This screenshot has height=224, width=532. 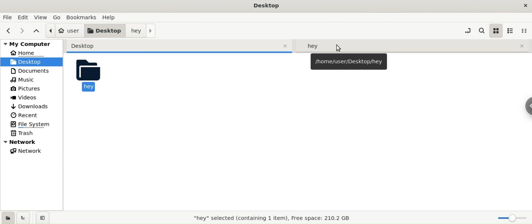 What do you see at coordinates (81, 17) in the screenshot?
I see `bookmarks` at bounding box center [81, 17].